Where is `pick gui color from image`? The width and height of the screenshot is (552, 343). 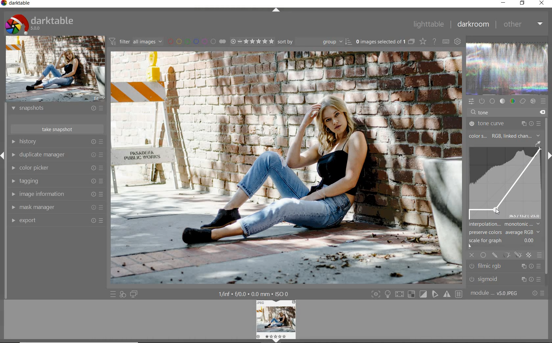 pick gui color from image is located at coordinates (538, 143).